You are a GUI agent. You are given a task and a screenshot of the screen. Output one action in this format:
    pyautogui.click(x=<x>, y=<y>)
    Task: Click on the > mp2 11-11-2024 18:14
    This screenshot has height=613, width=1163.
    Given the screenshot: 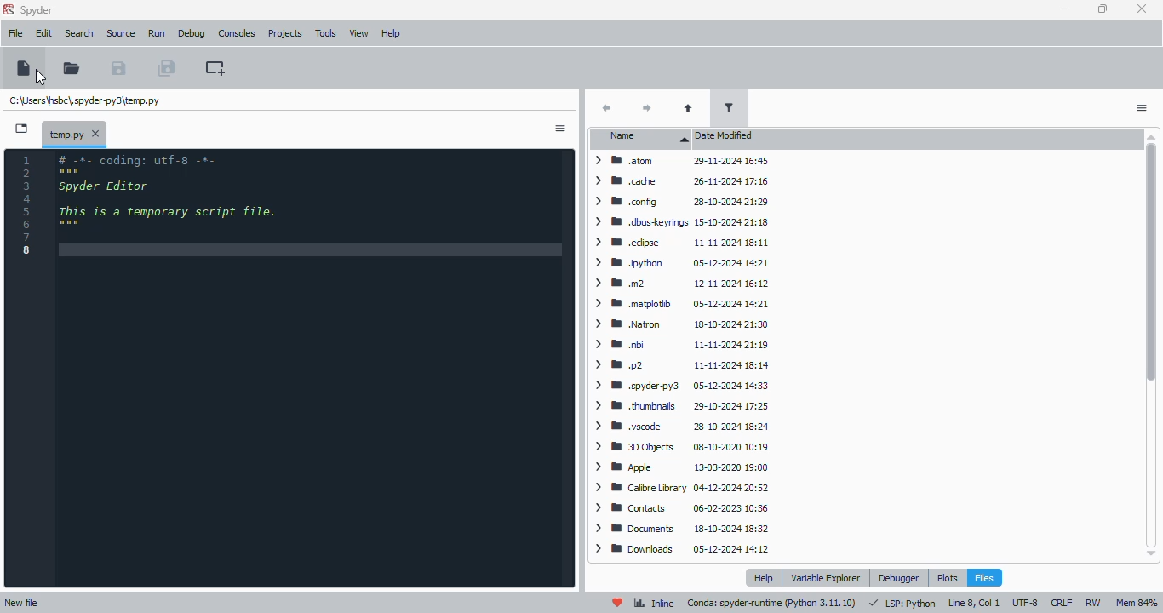 What is the action you would take?
    pyautogui.click(x=679, y=365)
    